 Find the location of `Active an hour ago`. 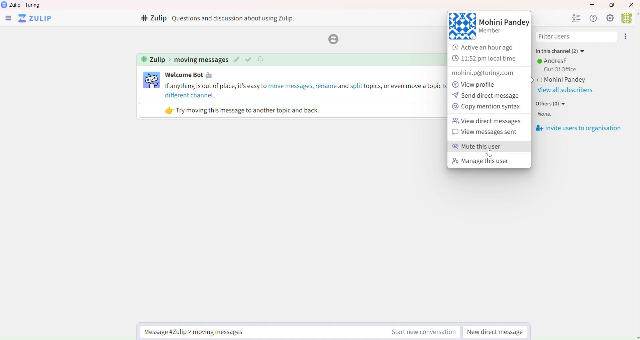

Active an hour ago is located at coordinates (488, 48).